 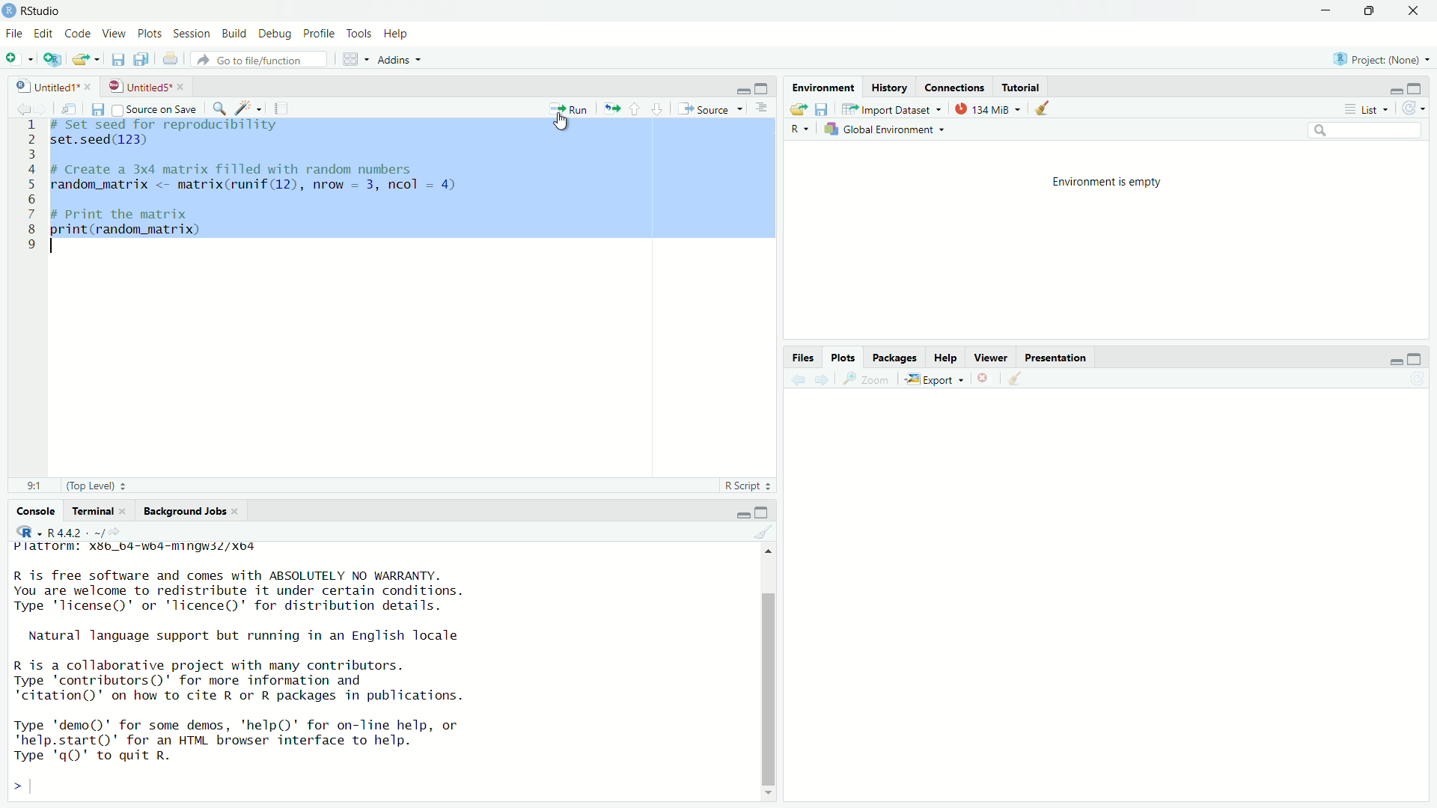 I want to click on Packages, so click(x=897, y=360).